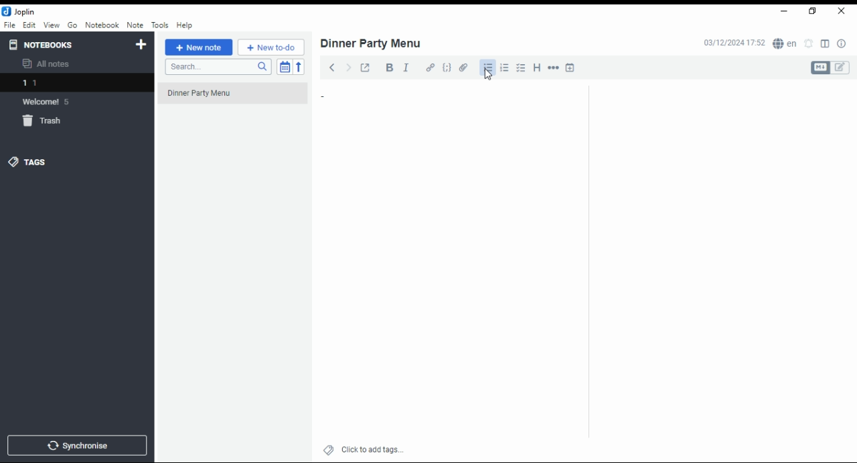 The width and height of the screenshot is (857, 463). I want to click on bullet list, so click(489, 68).